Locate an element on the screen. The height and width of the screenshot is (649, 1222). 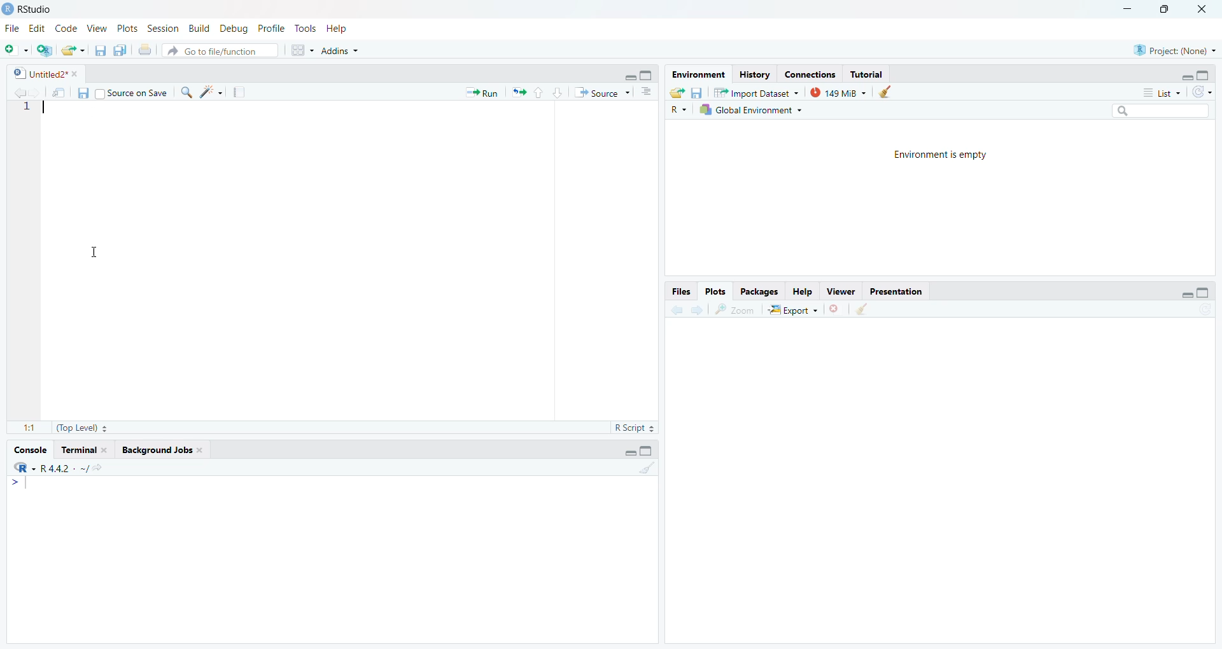
Go back to the previous source location (Ctrl + F9) is located at coordinates (17, 92).